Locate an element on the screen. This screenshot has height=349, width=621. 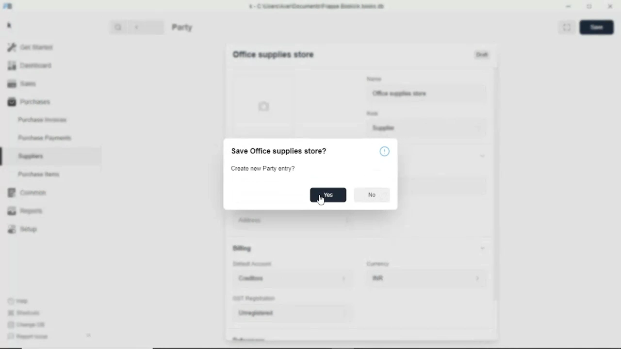
Back is located at coordinates (139, 27).